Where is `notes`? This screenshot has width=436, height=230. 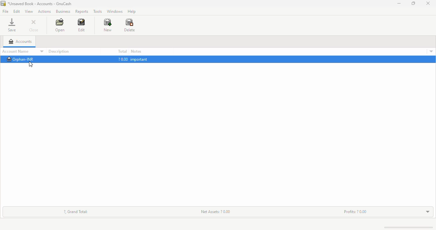 notes is located at coordinates (136, 51).